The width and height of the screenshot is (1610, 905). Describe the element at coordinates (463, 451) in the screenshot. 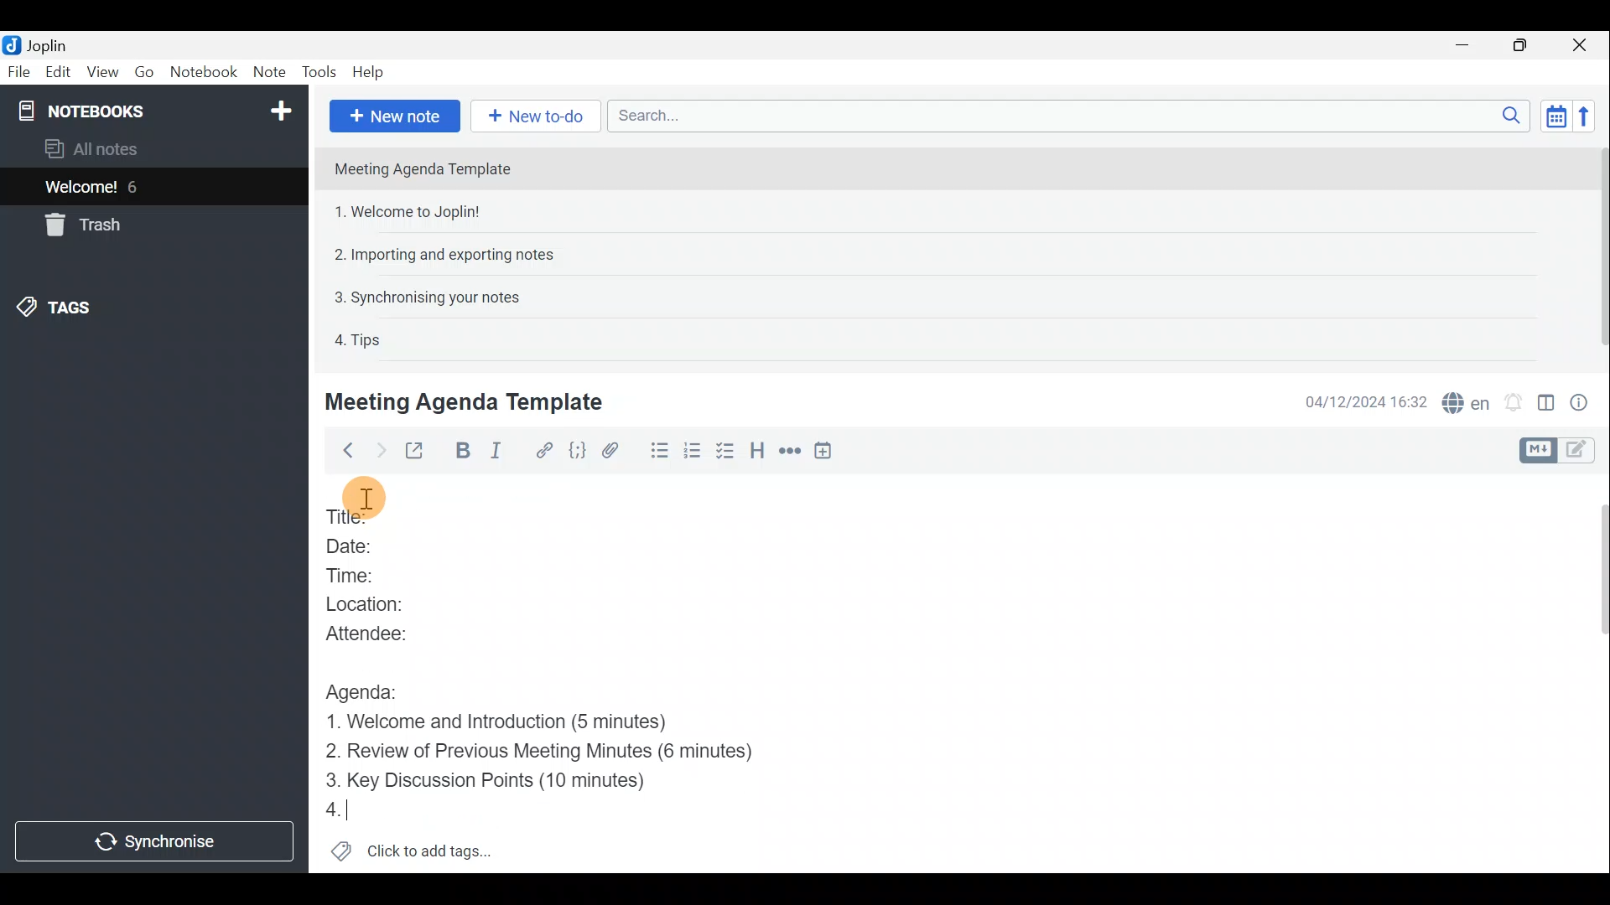

I see `Bold` at that location.